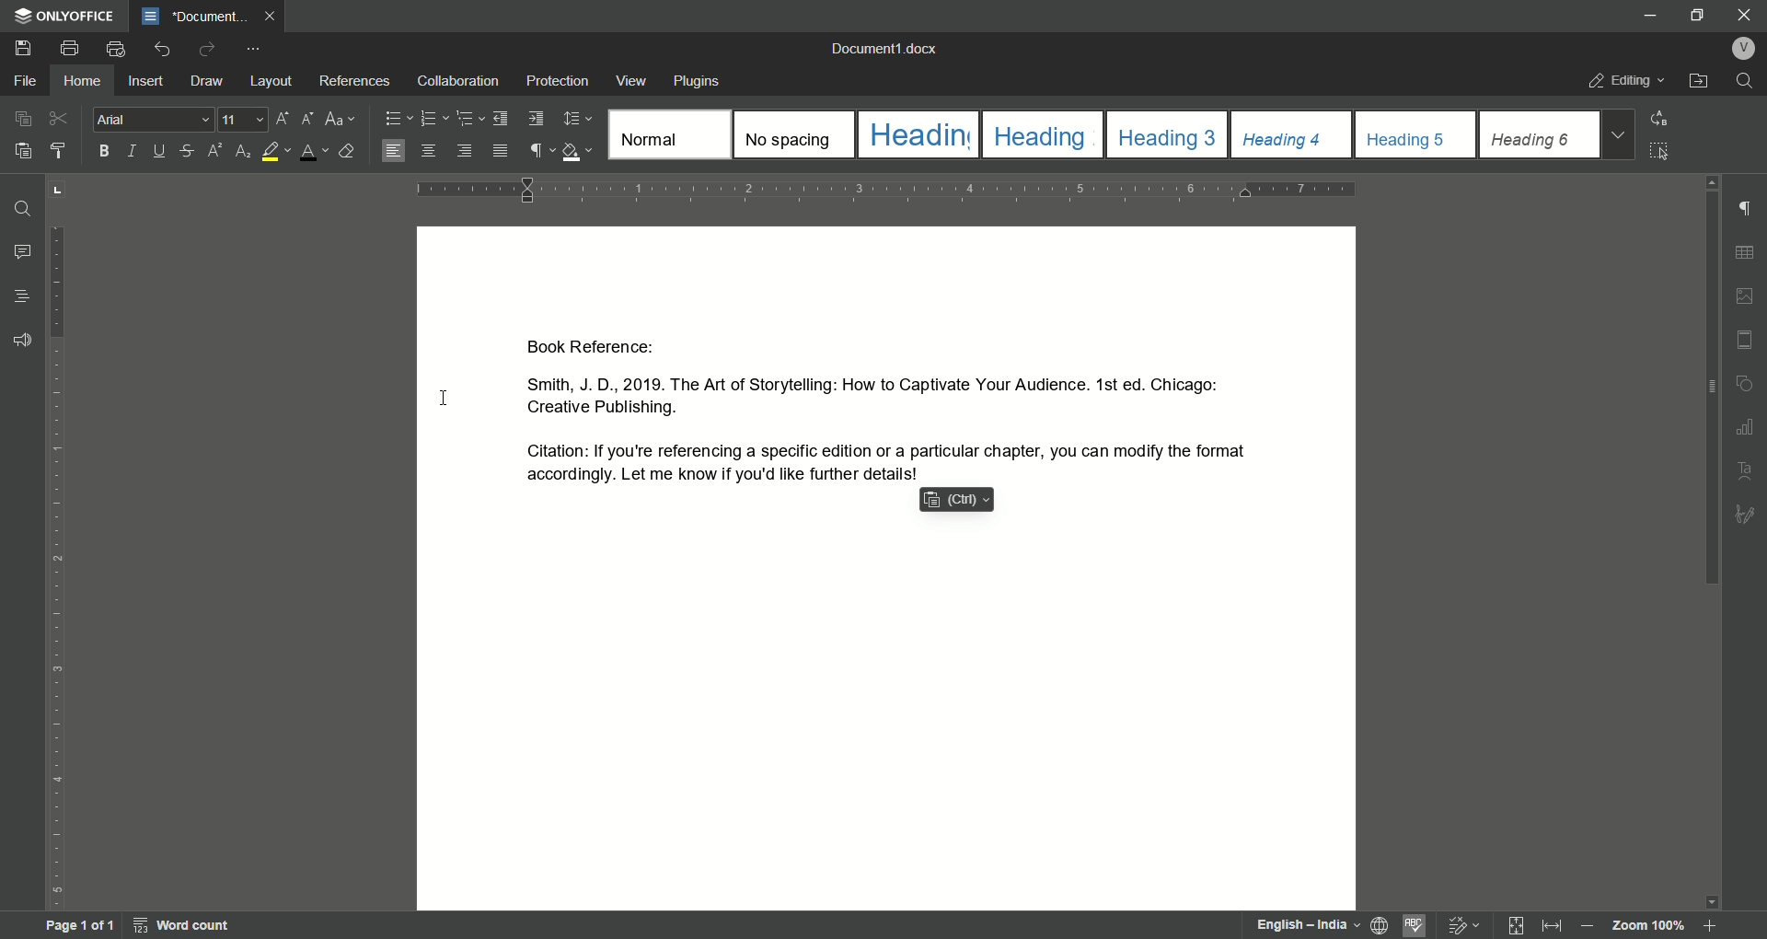  Describe the element at coordinates (117, 49) in the screenshot. I see `quick print` at that location.